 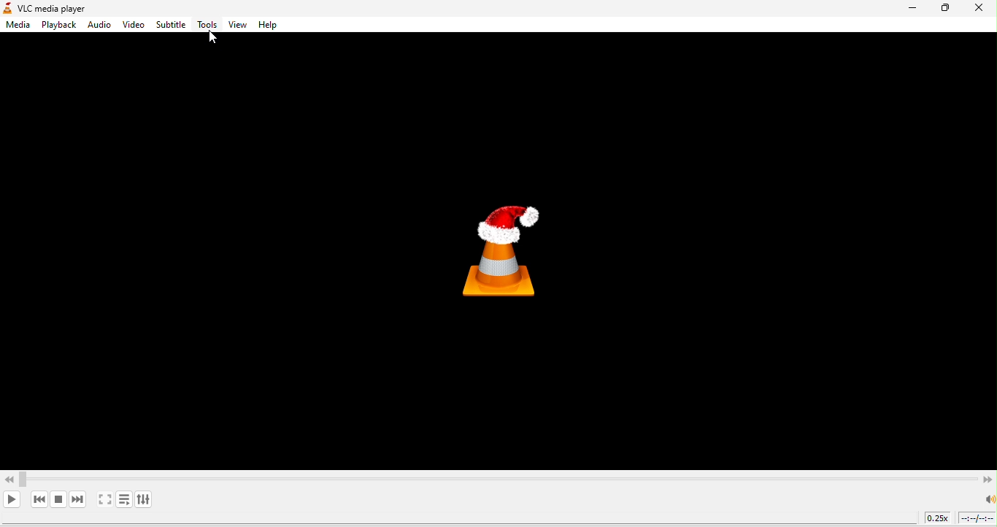 I want to click on close, so click(x=981, y=9).